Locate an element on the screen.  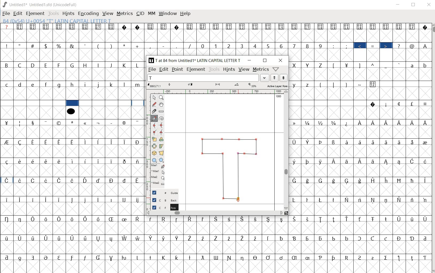
Symbol is located at coordinates (99, 238).